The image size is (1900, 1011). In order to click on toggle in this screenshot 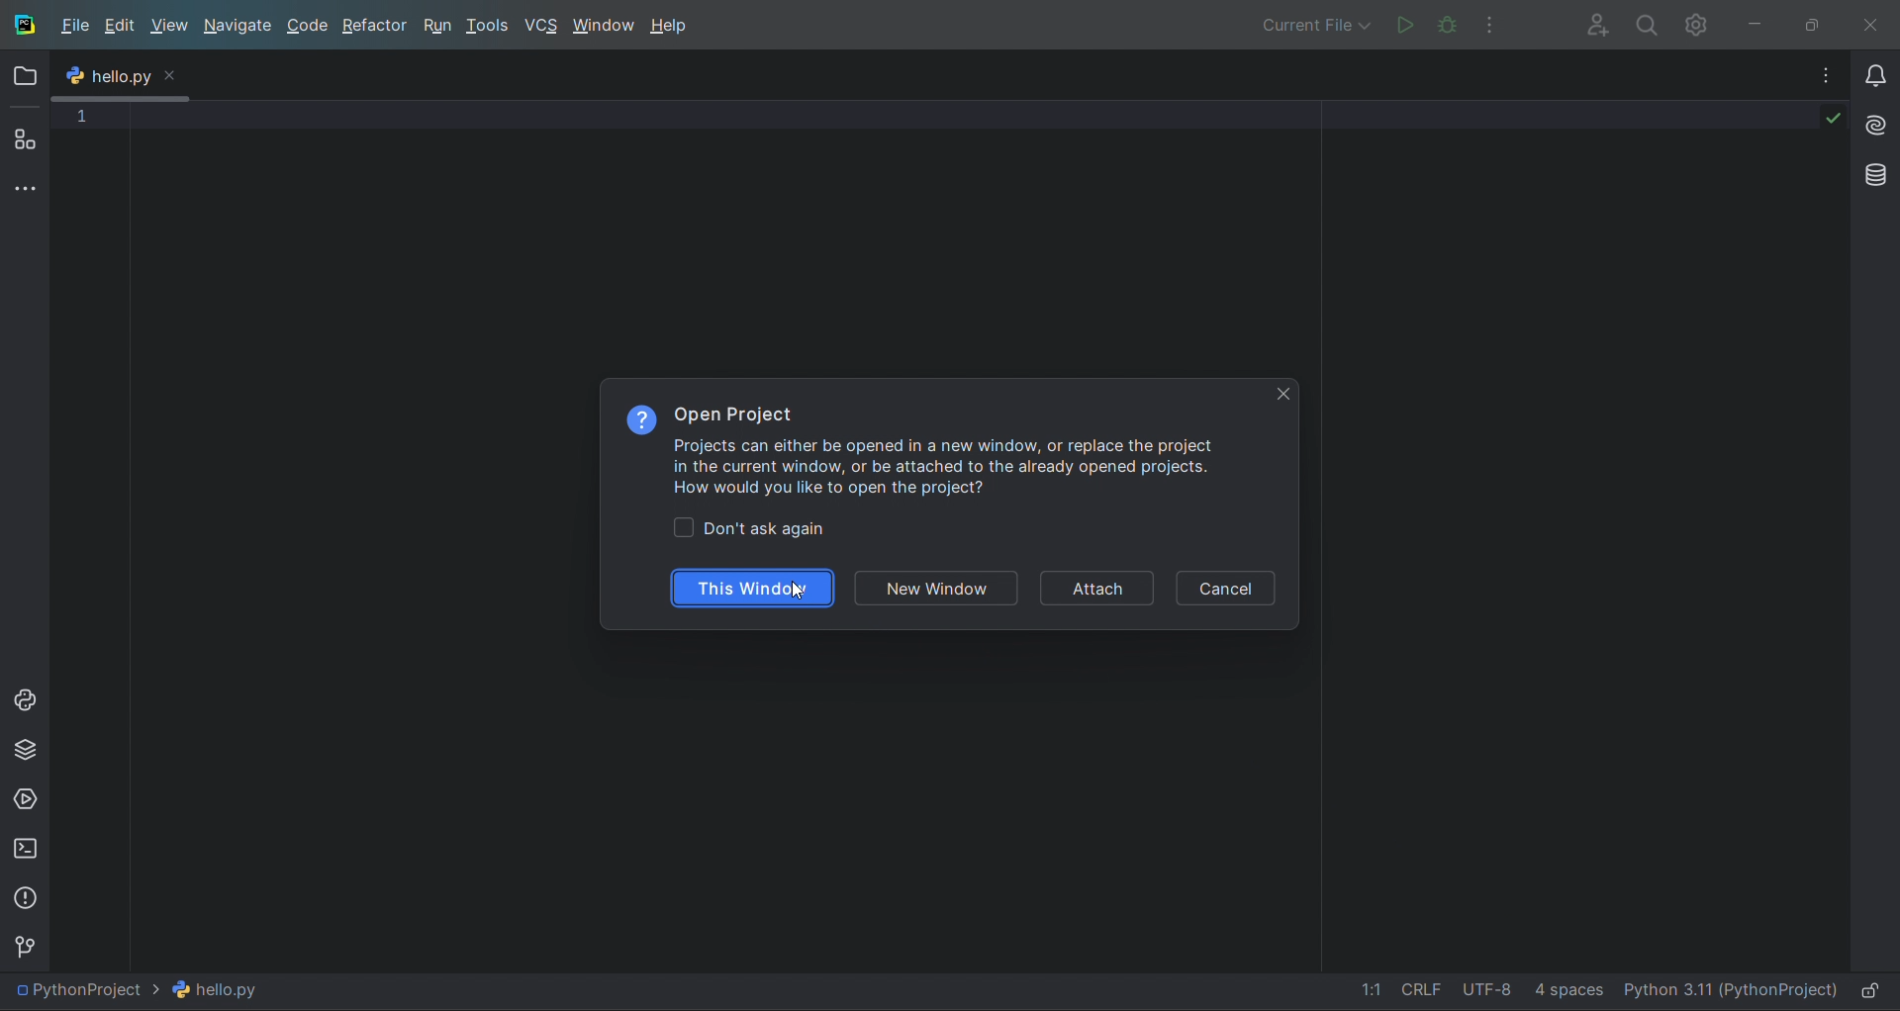, I will do `click(773, 528)`.